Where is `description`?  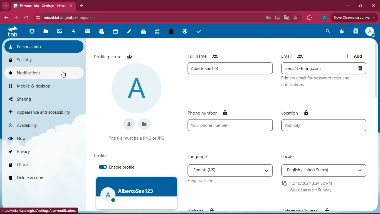
description is located at coordinates (325, 83).